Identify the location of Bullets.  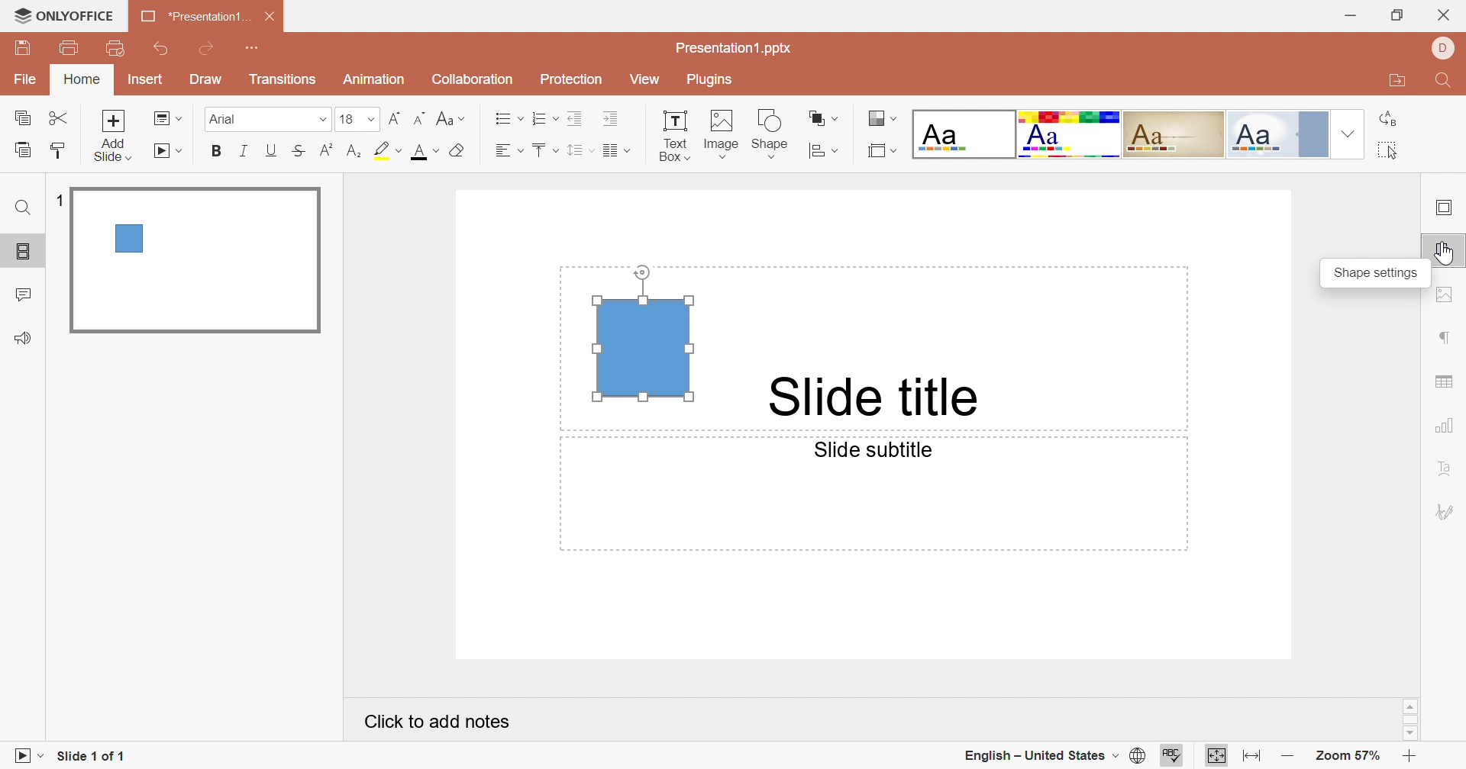
(509, 120).